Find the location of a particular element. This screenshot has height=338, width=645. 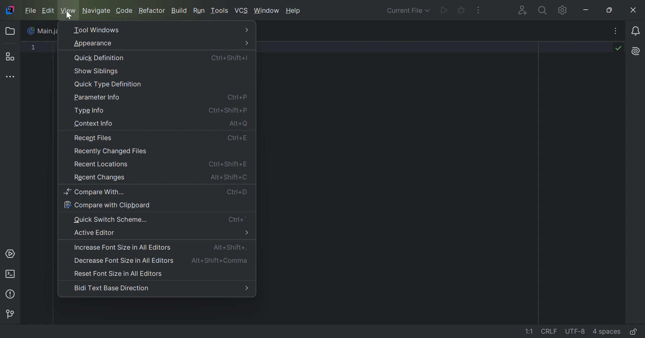

Show siblings is located at coordinates (97, 71).